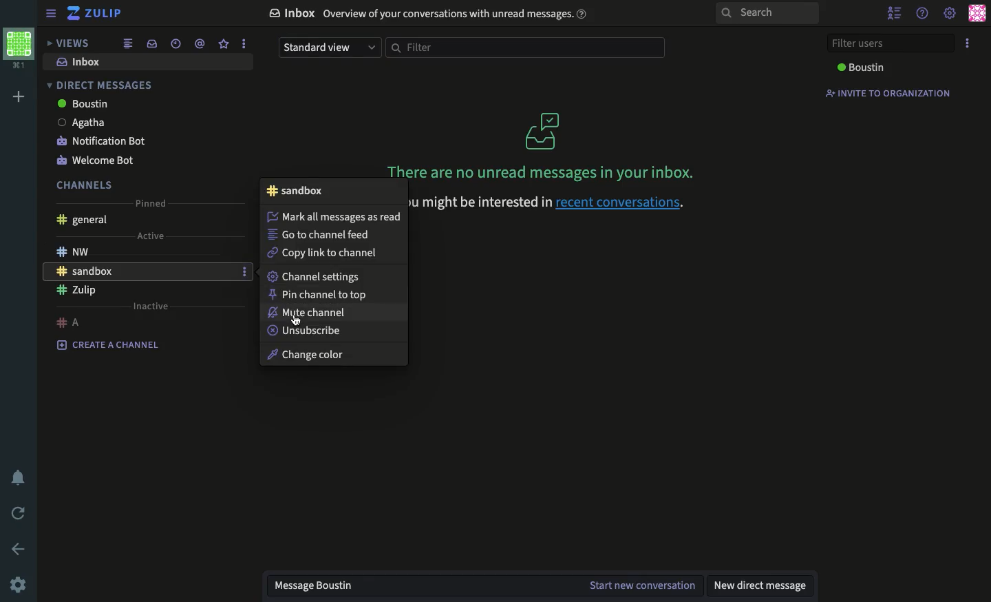 The height and width of the screenshot is (602, 991). I want to click on notification bot, so click(102, 143).